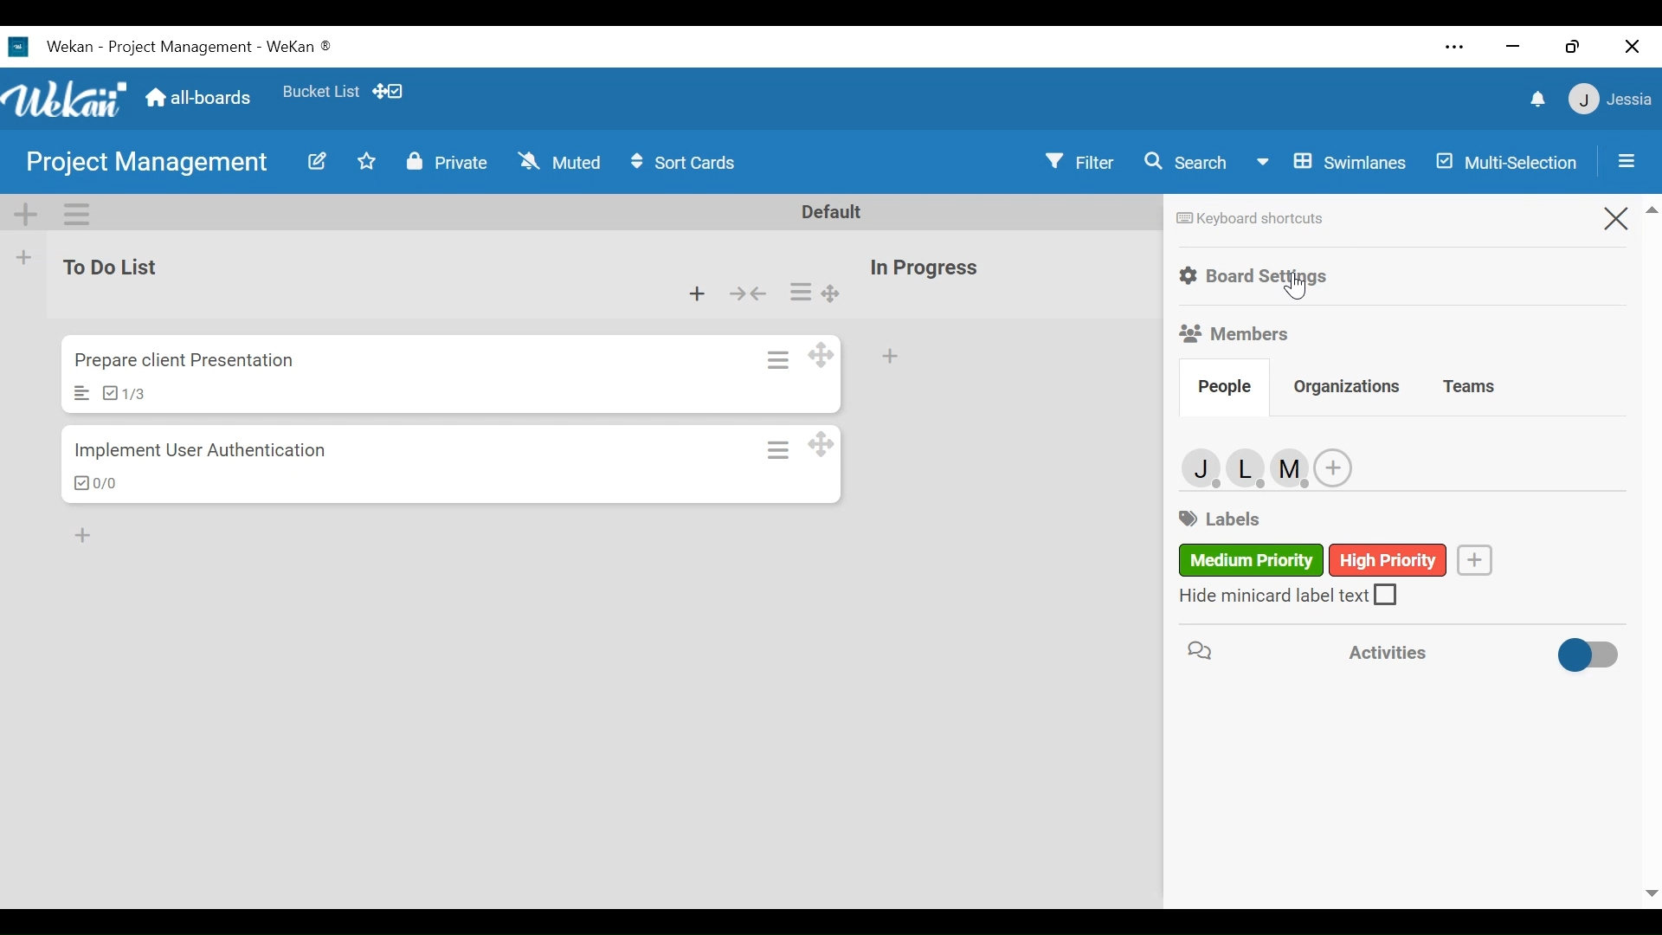 This screenshot has width=1662, height=935. I want to click on List Name, so click(926, 268).